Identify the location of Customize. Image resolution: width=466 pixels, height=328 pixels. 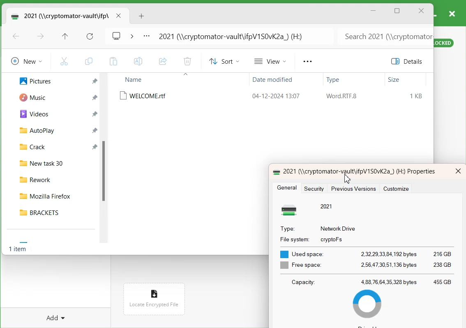
(398, 189).